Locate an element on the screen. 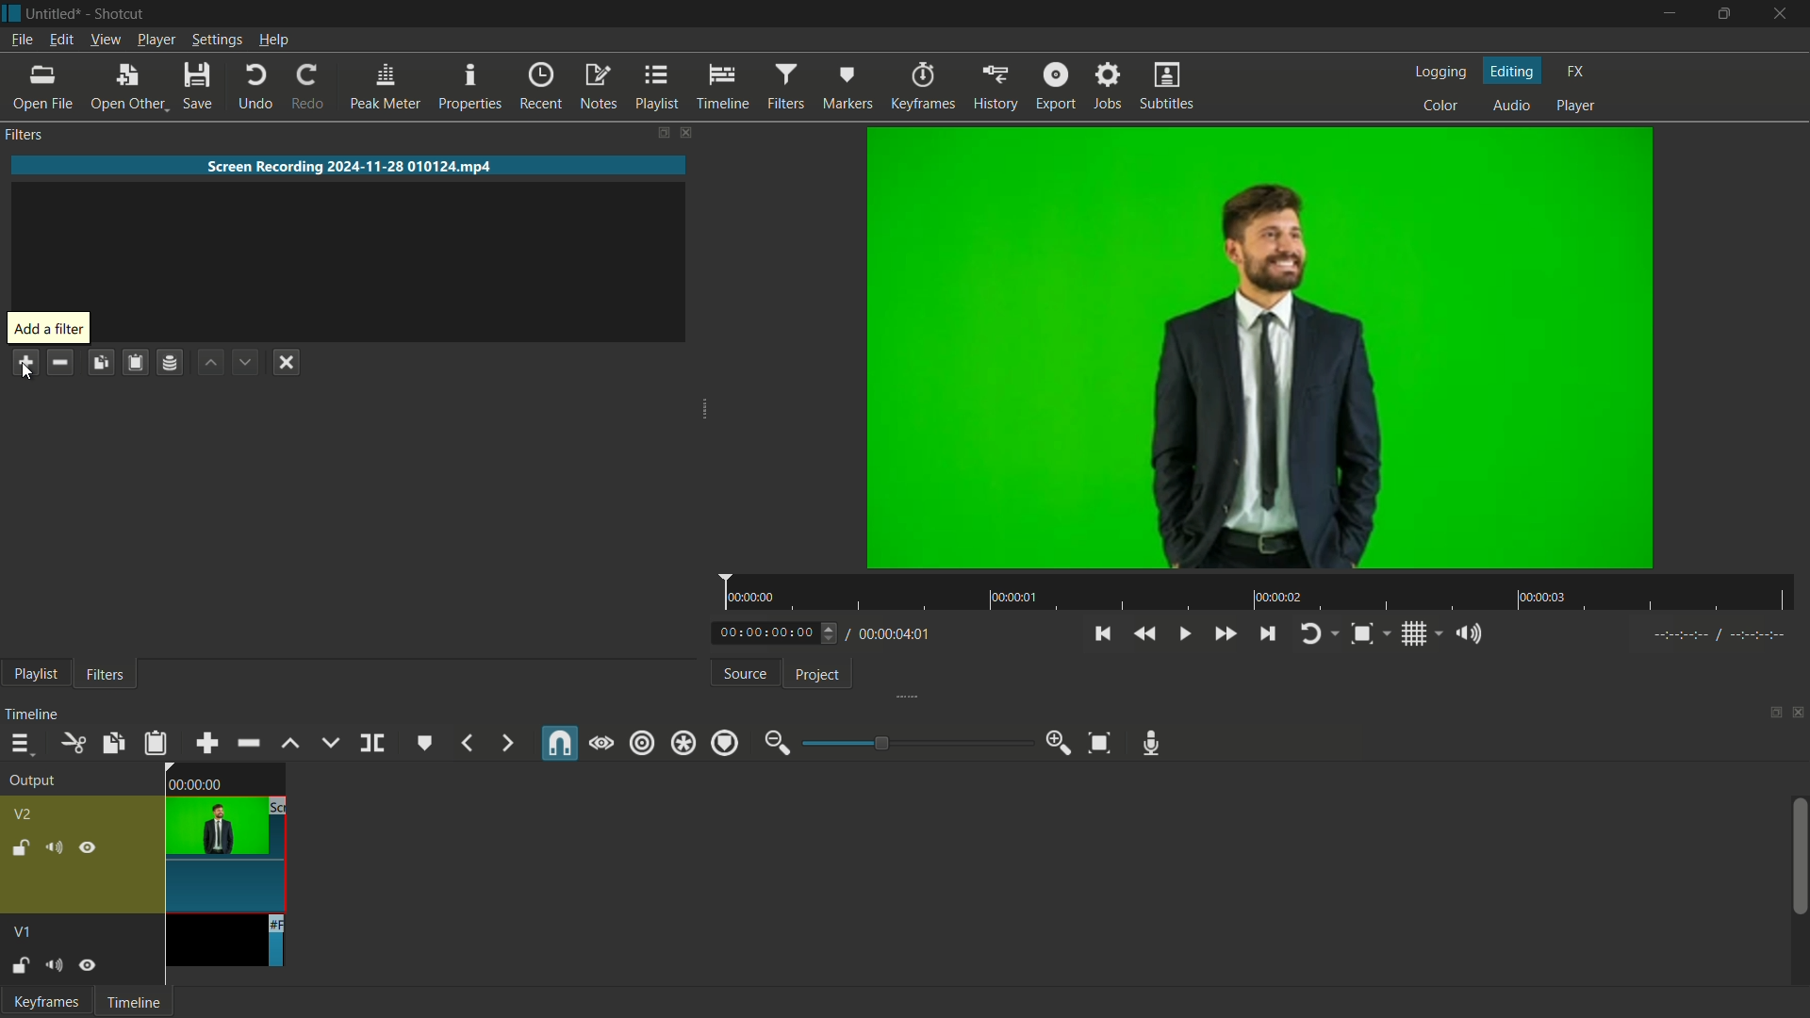  imported video name is located at coordinates (350, 167).